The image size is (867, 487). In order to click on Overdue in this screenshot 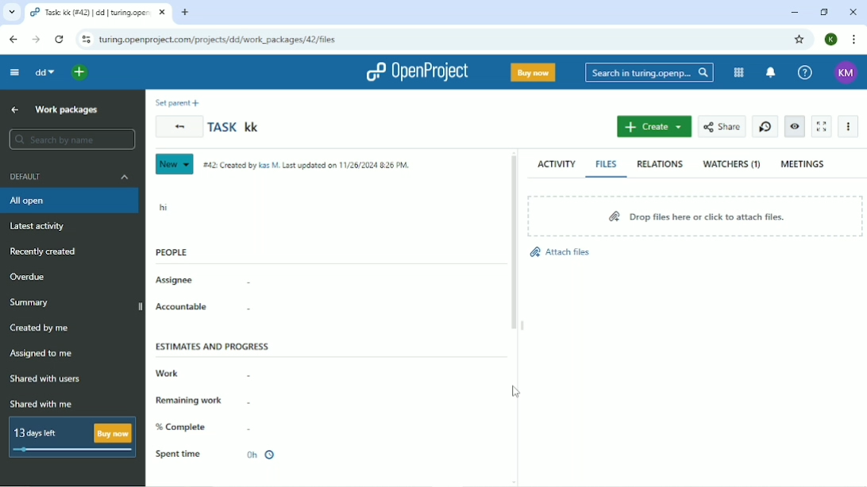, I will do `click(32, 277)`.